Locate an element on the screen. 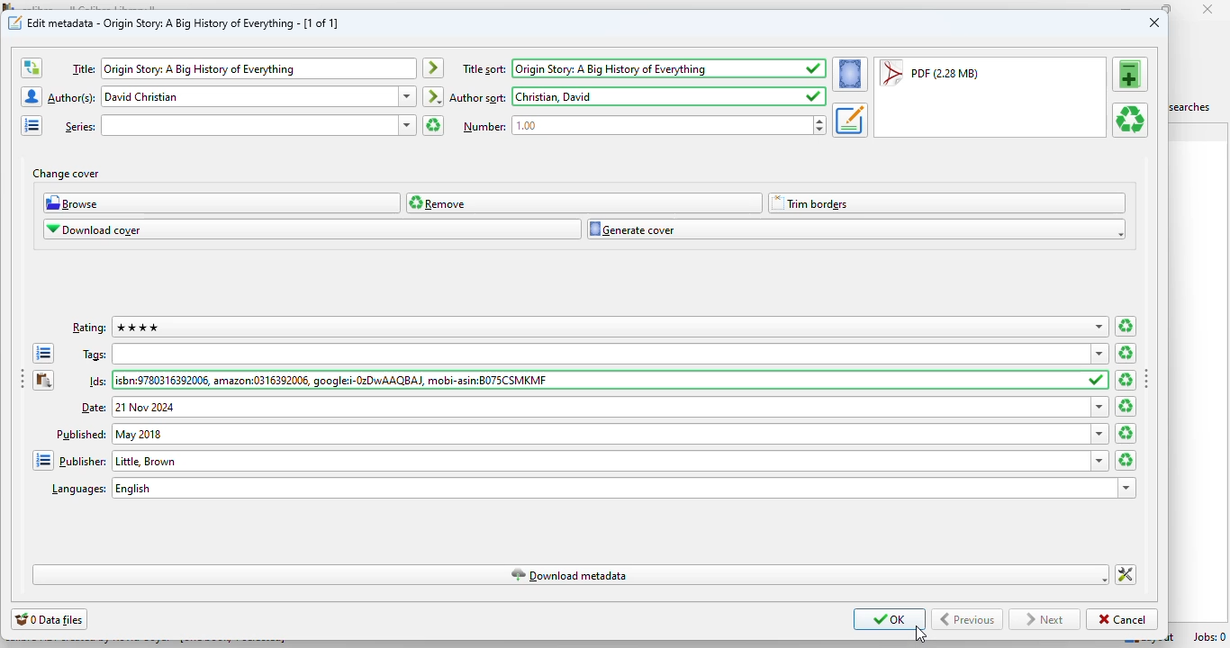 The width and height of the screenshot is (1230, 648). clear rating is located at coordinates (1126, 326).